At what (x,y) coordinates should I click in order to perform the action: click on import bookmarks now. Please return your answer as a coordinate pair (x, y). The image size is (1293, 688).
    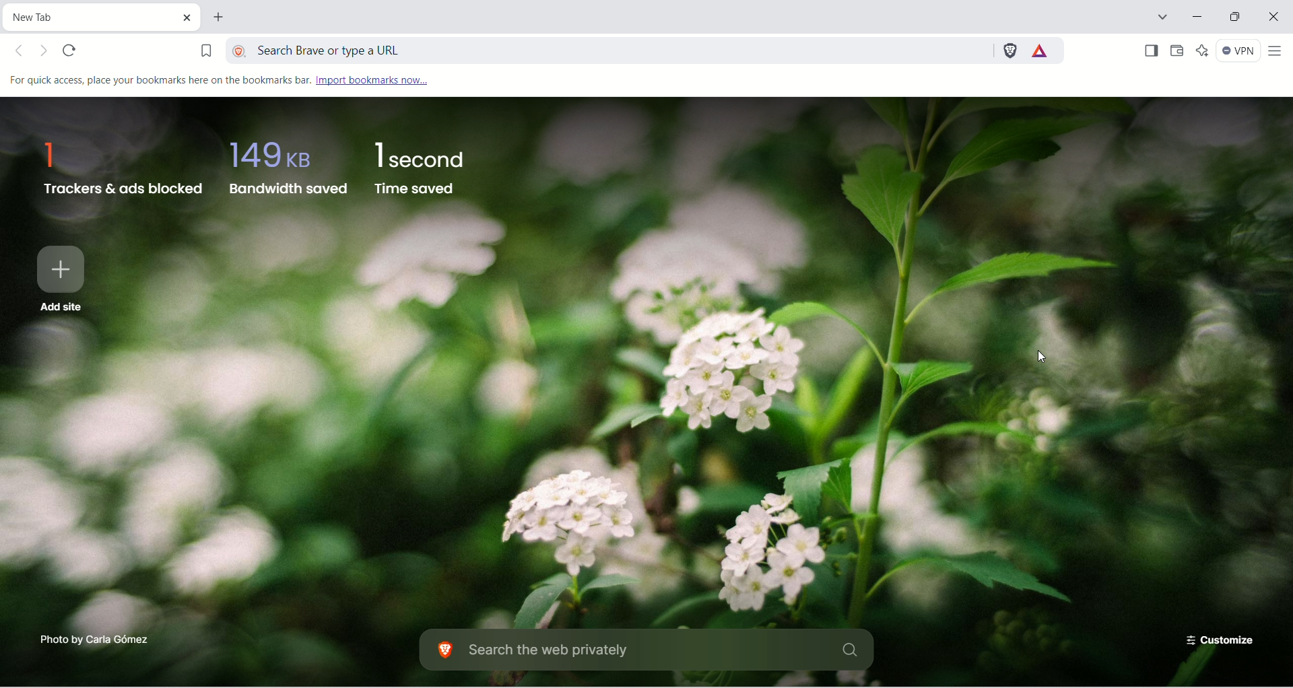
    Looking at the image, I should click on (374, 79).